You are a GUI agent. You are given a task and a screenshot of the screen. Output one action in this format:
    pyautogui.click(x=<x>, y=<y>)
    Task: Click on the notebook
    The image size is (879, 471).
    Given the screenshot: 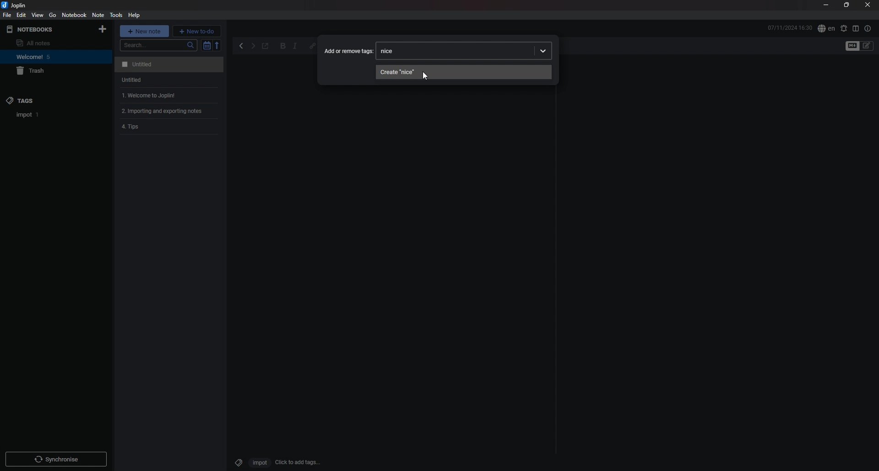 What is the action you would take?
    pyautogui.click(x=46, y=57)
    